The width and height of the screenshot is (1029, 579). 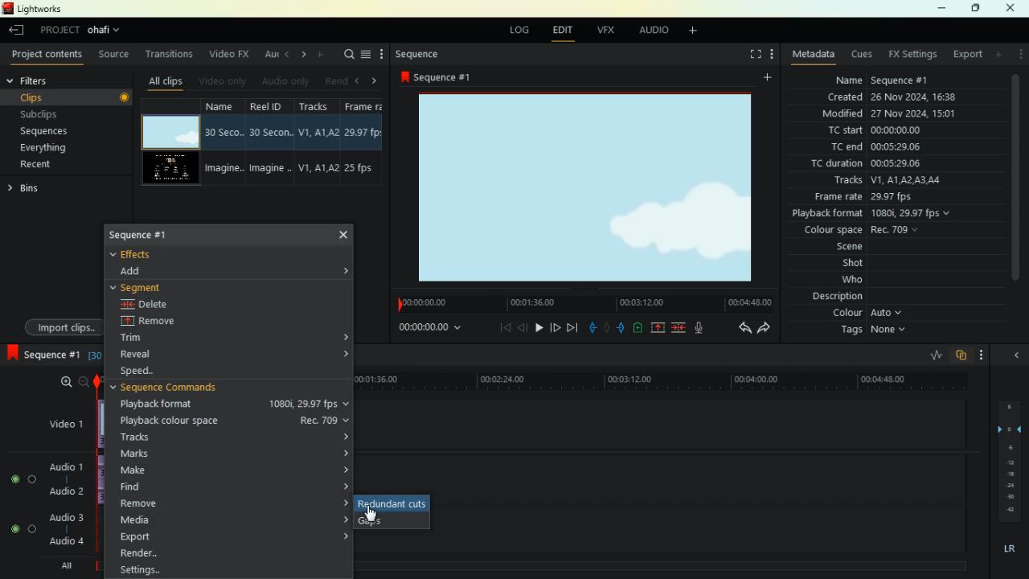 What do you see at coordinates (287, 80) in the screenshot?
I see `audio only` at bounding box center [287, 80].